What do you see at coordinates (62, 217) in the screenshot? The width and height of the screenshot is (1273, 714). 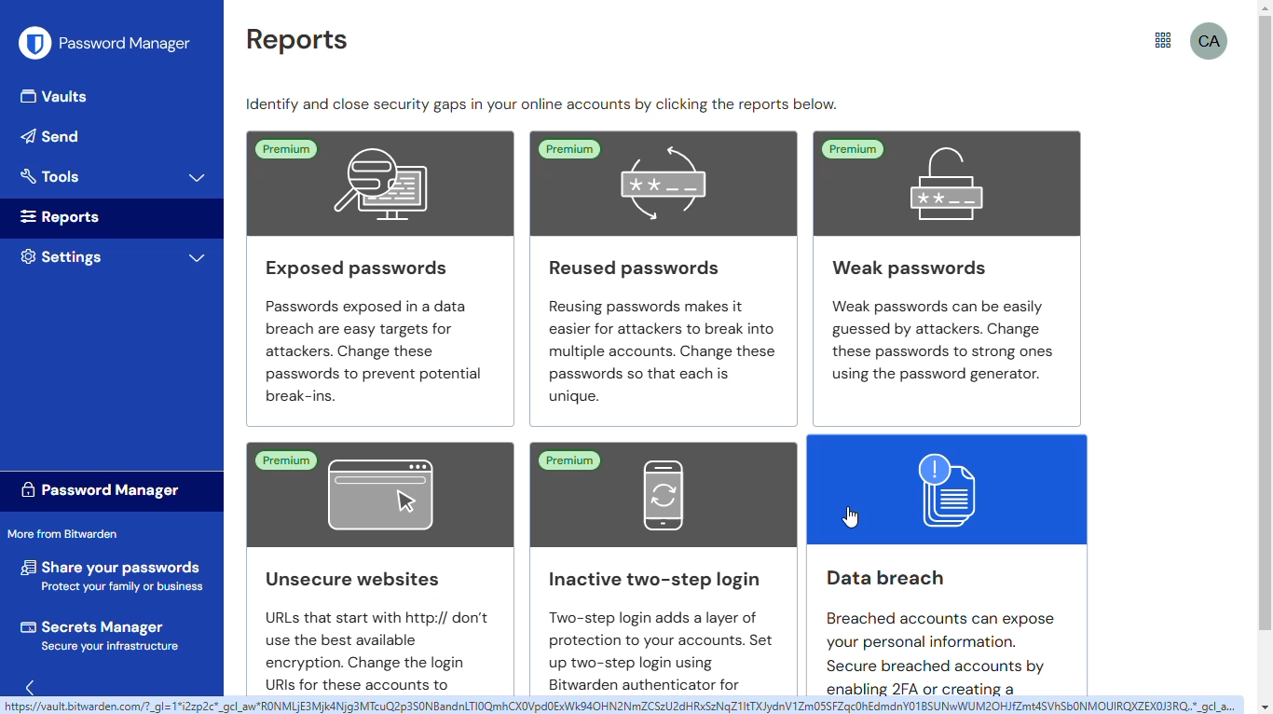 I see `reports` at bounding box center [62, 217].